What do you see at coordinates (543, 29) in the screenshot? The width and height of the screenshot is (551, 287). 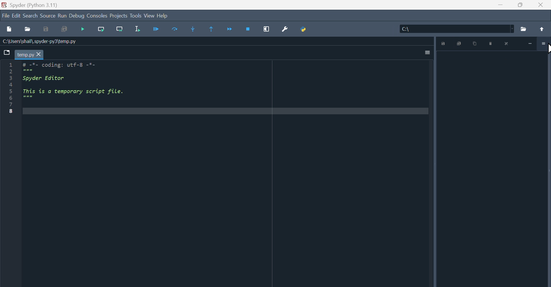 I see `Up` at bounding box center [543, 29].